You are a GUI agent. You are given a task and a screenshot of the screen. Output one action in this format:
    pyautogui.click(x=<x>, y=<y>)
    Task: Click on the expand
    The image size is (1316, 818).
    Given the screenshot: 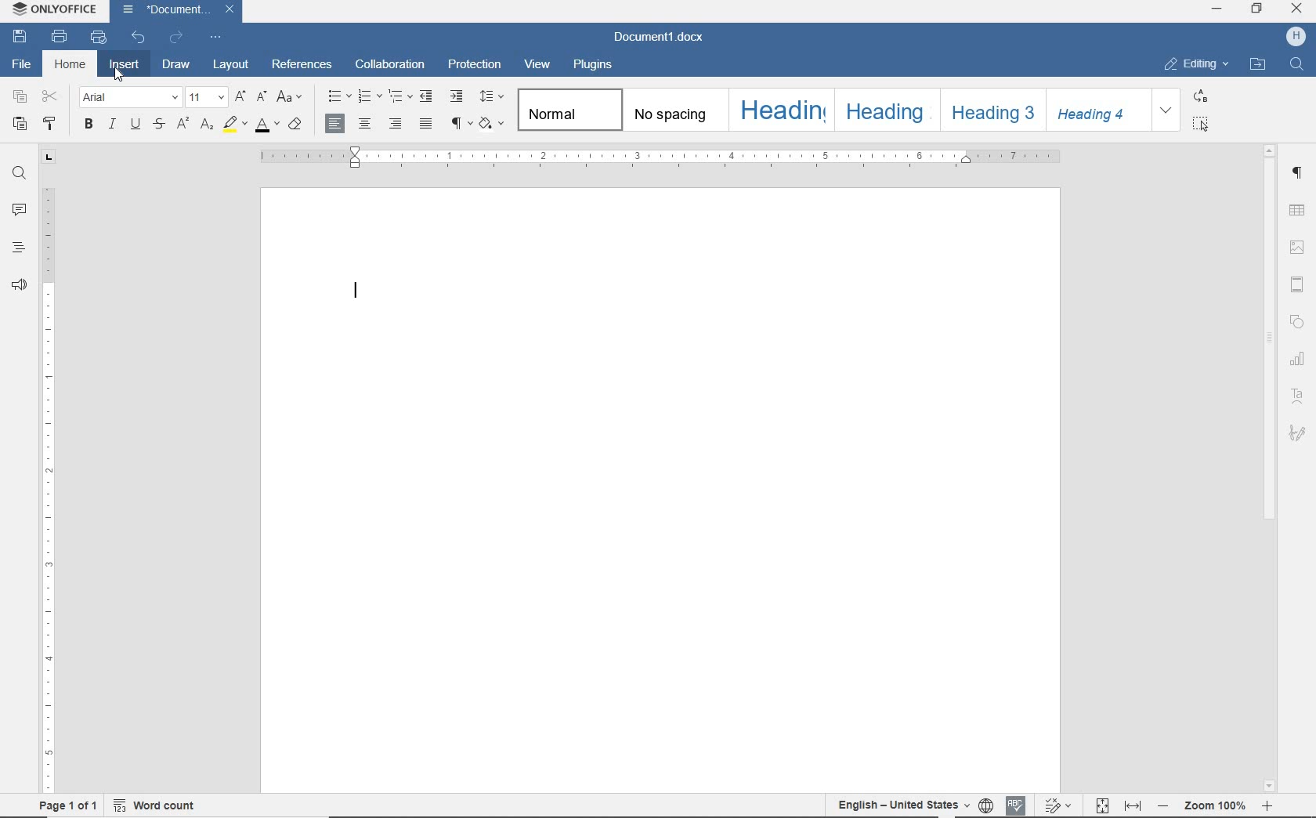 What is the action you would take?
    pyautogui.click(x=1167, y=109)
    